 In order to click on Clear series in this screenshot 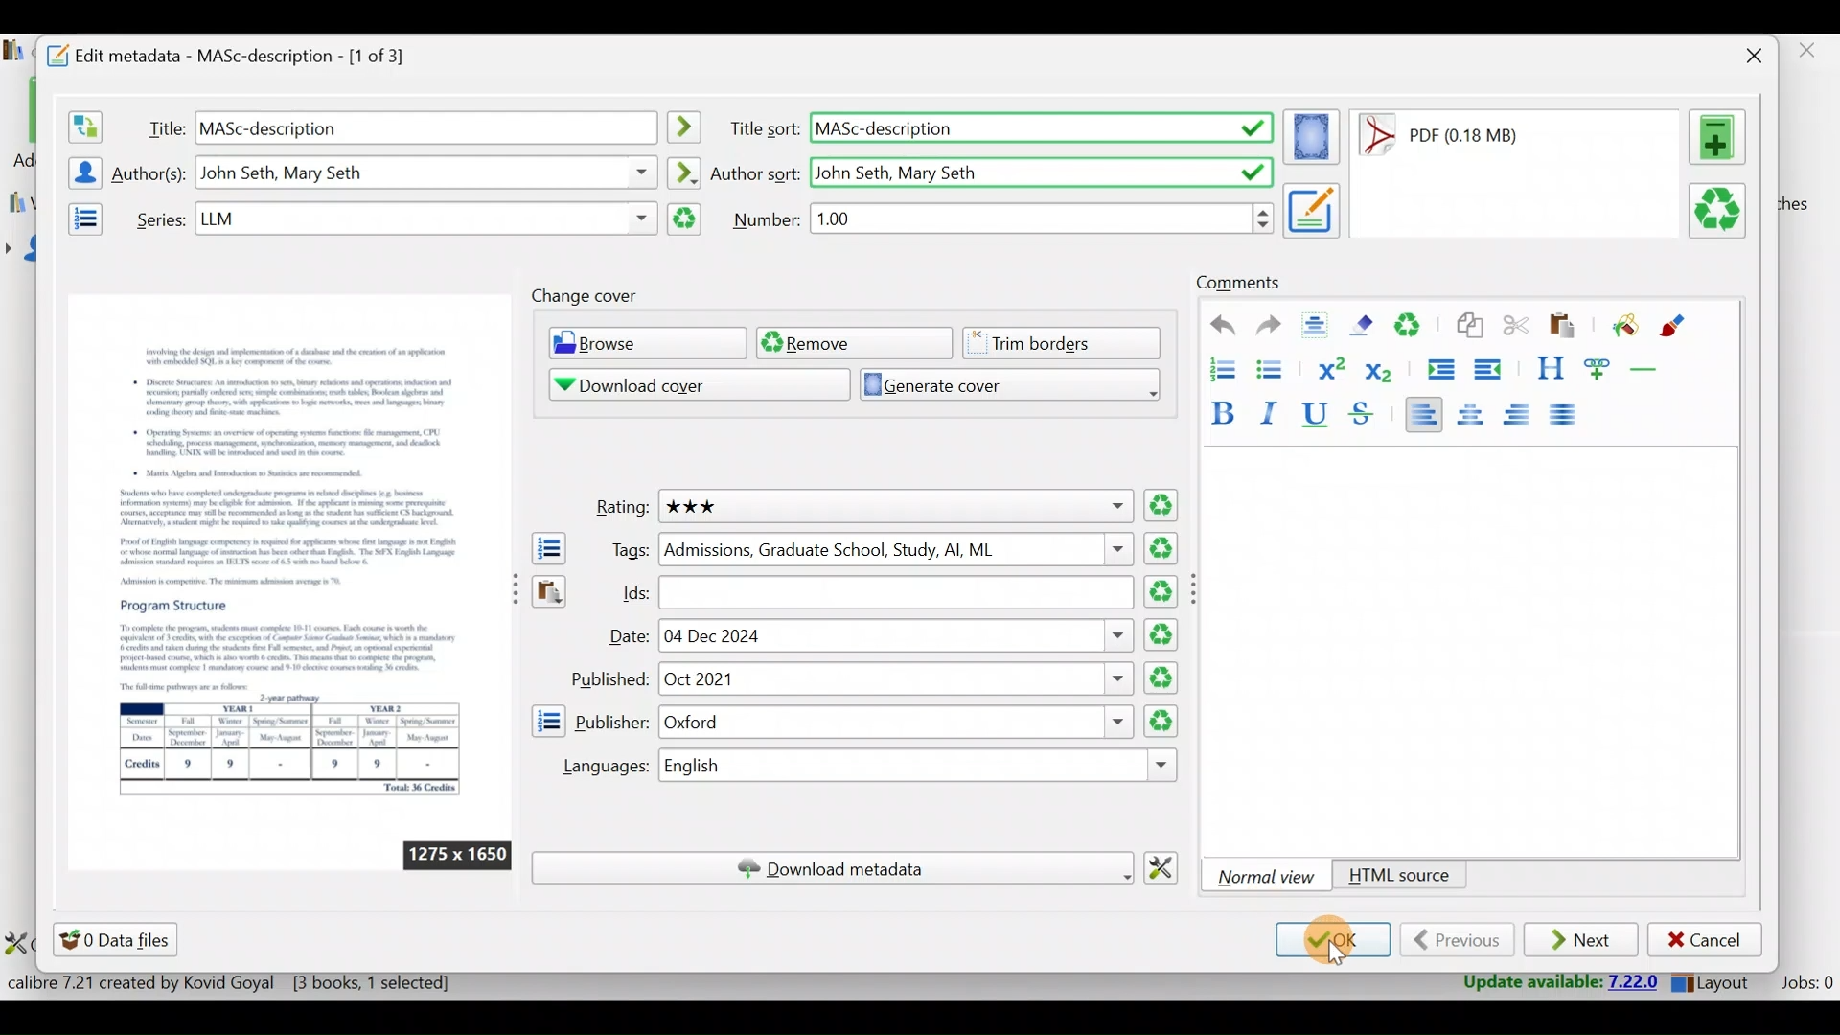, I will do `click(685, 219)`.